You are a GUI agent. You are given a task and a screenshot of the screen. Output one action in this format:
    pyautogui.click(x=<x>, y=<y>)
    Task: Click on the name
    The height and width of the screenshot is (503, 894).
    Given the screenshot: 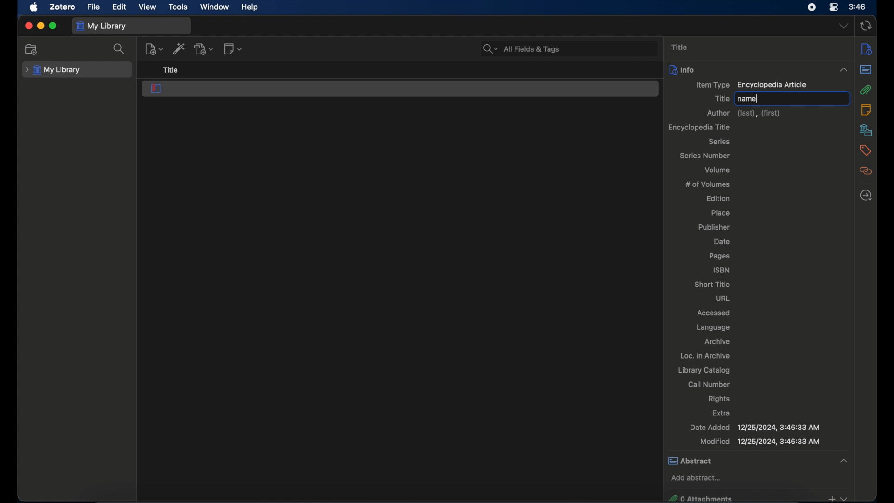 What is the action you would take?
    pyautogui.click(x=748, y=99)
    